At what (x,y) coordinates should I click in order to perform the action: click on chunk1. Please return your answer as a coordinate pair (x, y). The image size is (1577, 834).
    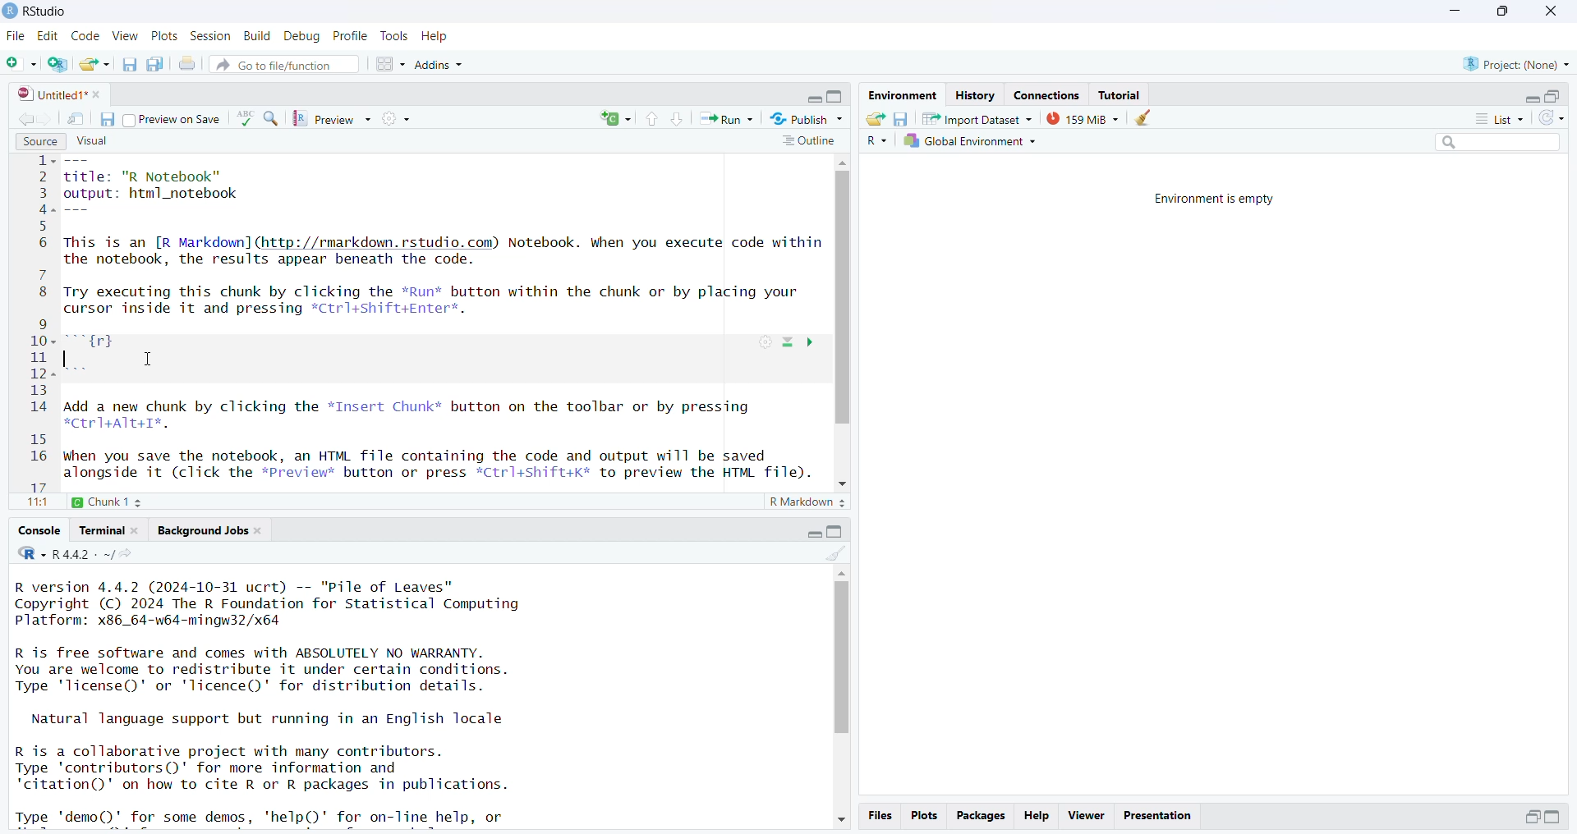
    Looking at the image, I should click on (117, 500).